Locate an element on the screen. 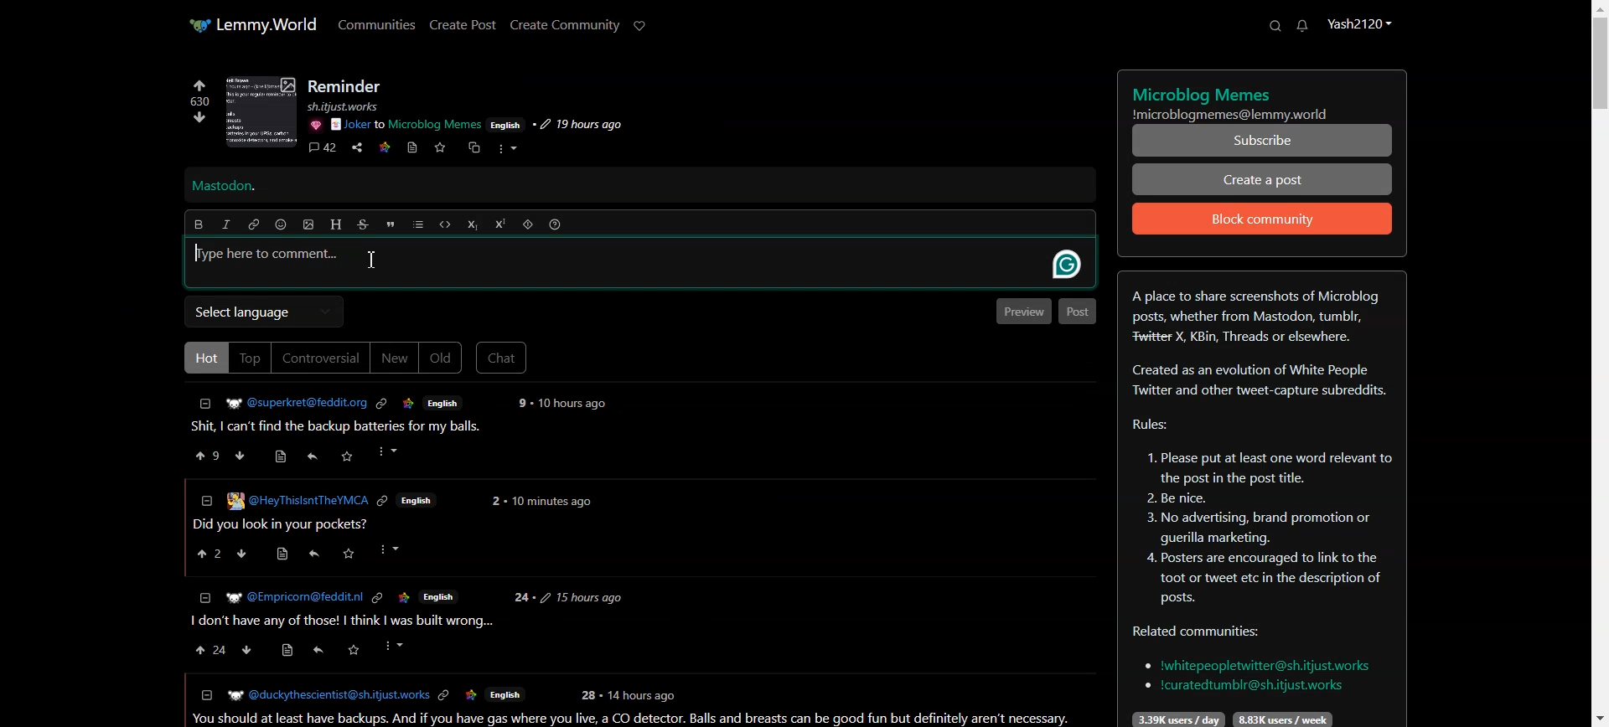 The image size is (1609, 727).  is located at coordinates (288, 652).